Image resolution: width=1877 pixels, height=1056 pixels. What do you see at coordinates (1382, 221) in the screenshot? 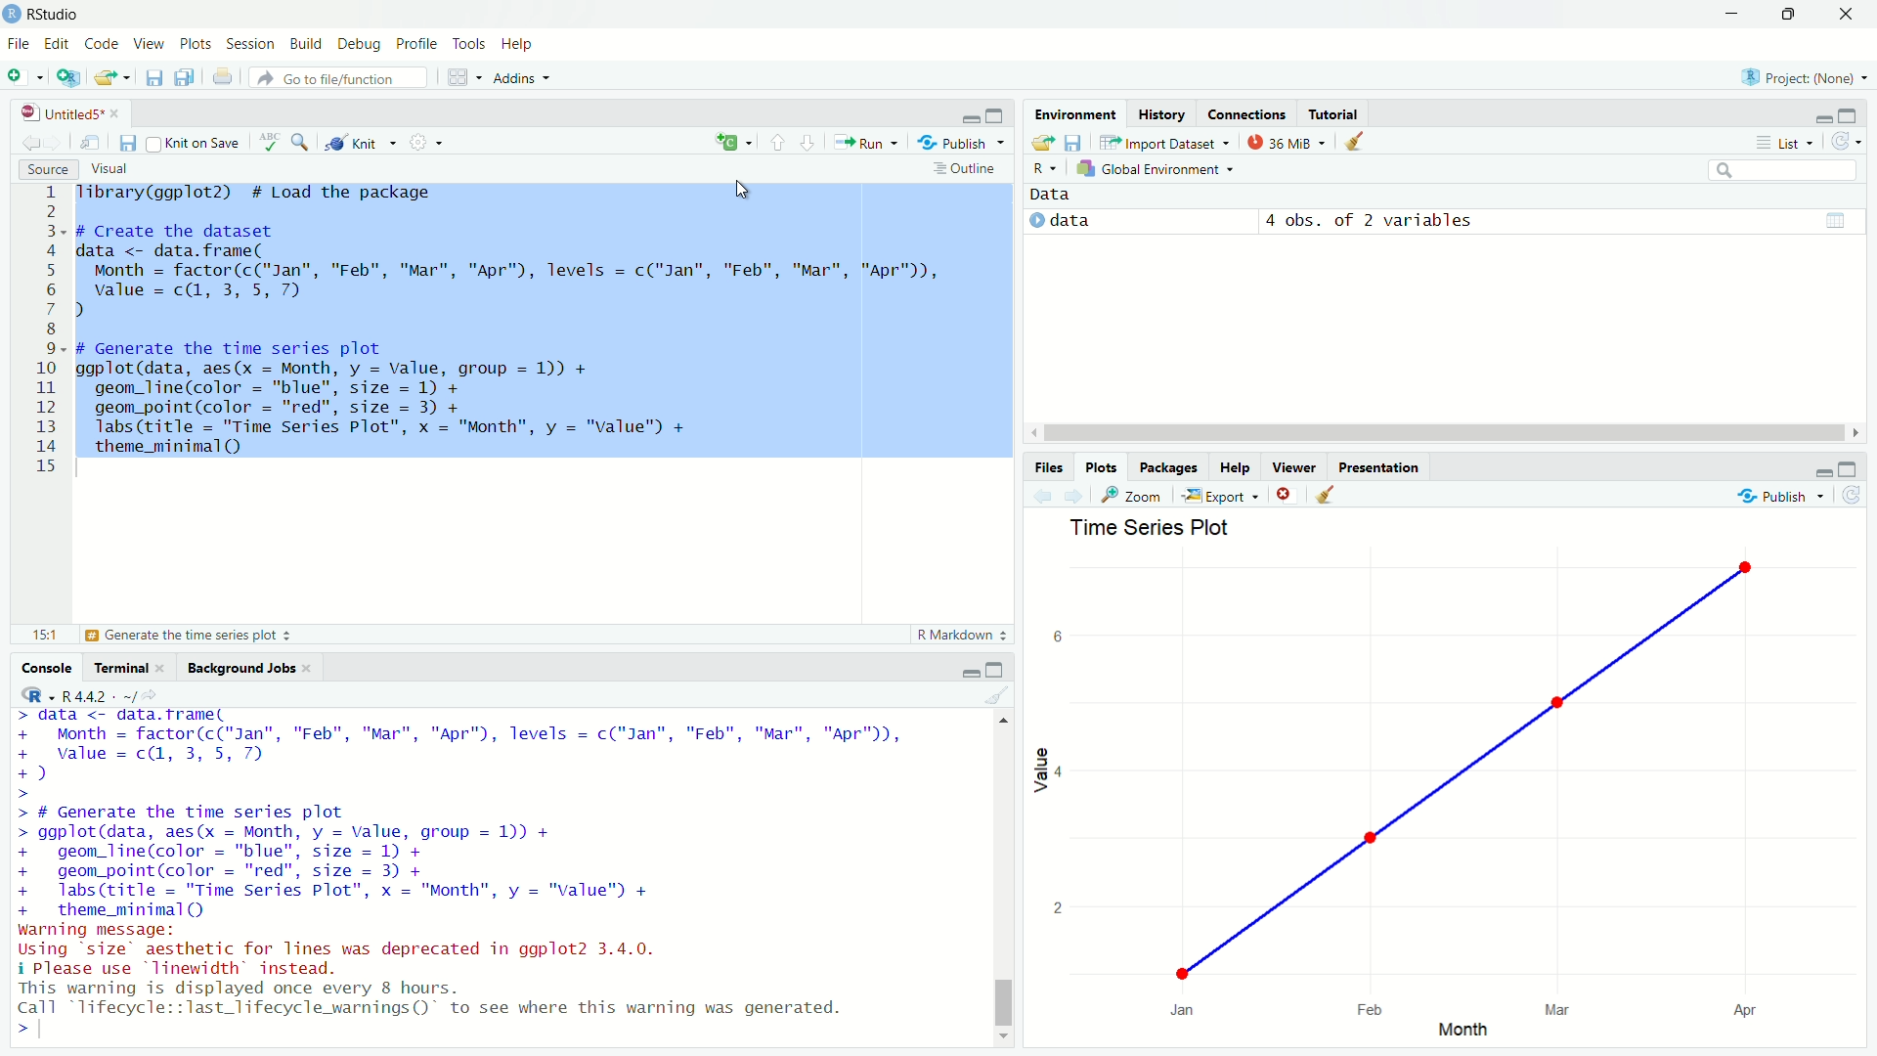
I see `3 obs. of 3 variables` at bounding box center [1382, 221].